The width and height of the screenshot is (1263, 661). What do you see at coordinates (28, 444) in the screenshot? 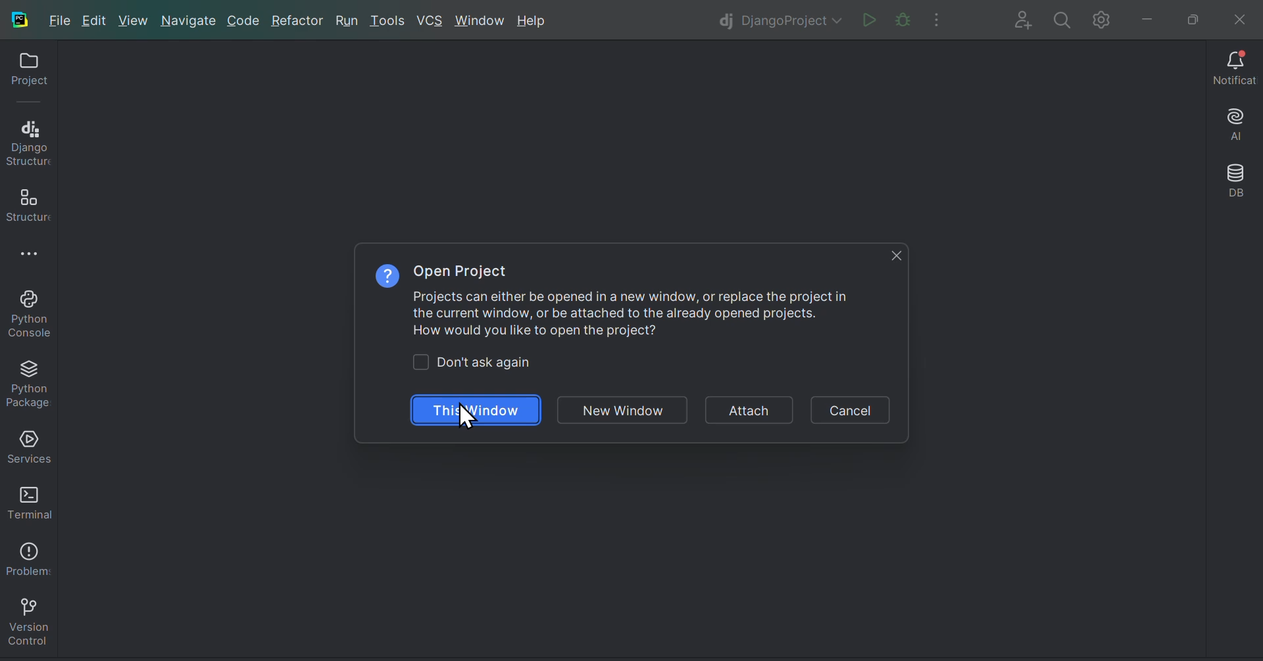
I see `Services` at bounding box center [28, 444].